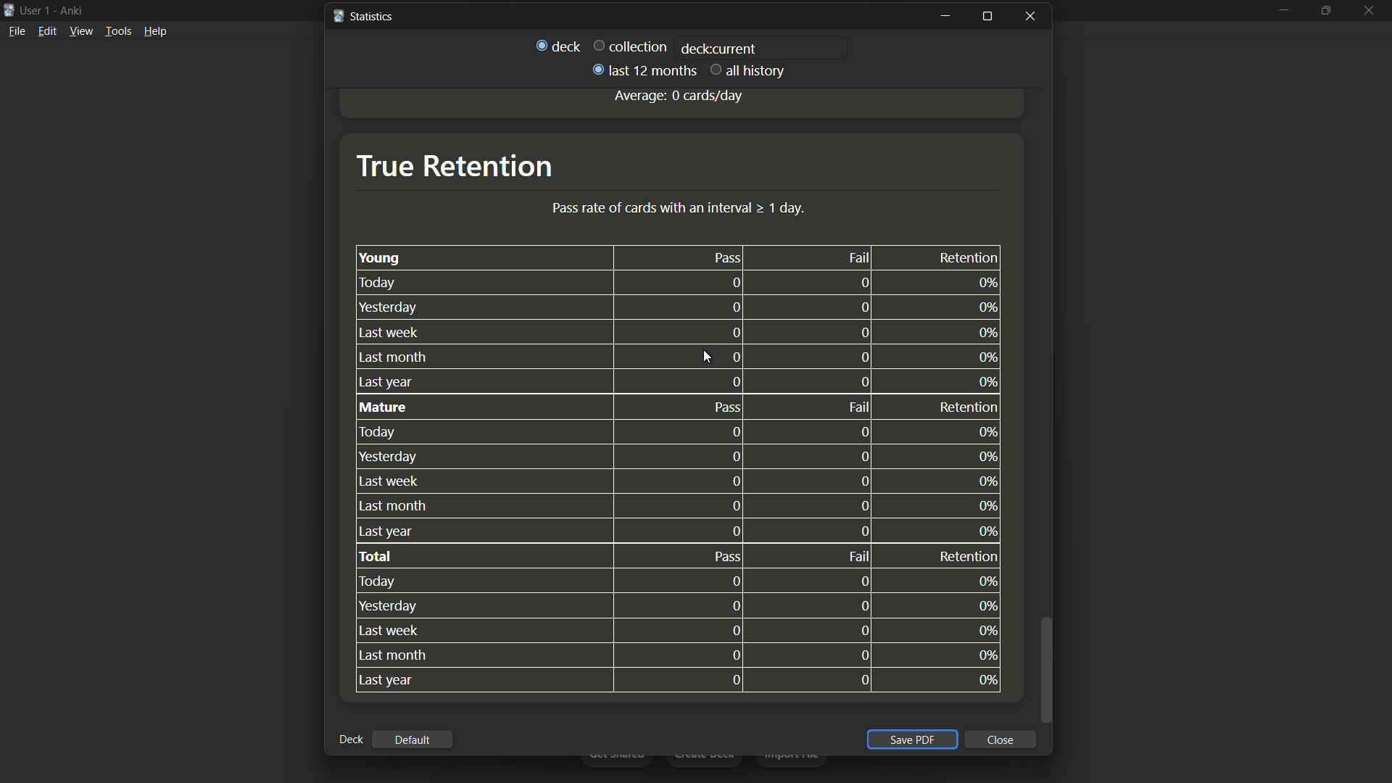  I want to click on maximize, so click(989, 17).